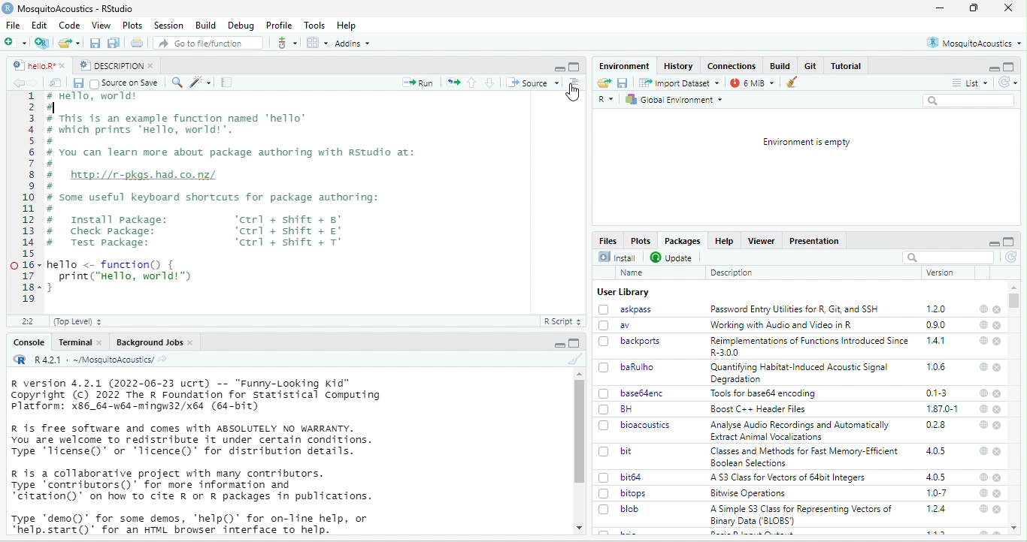 This screenshot has height=542, width=1027. Describe the element at coordinates (227, 83) in the screenshot. I see `compile report` at that location.